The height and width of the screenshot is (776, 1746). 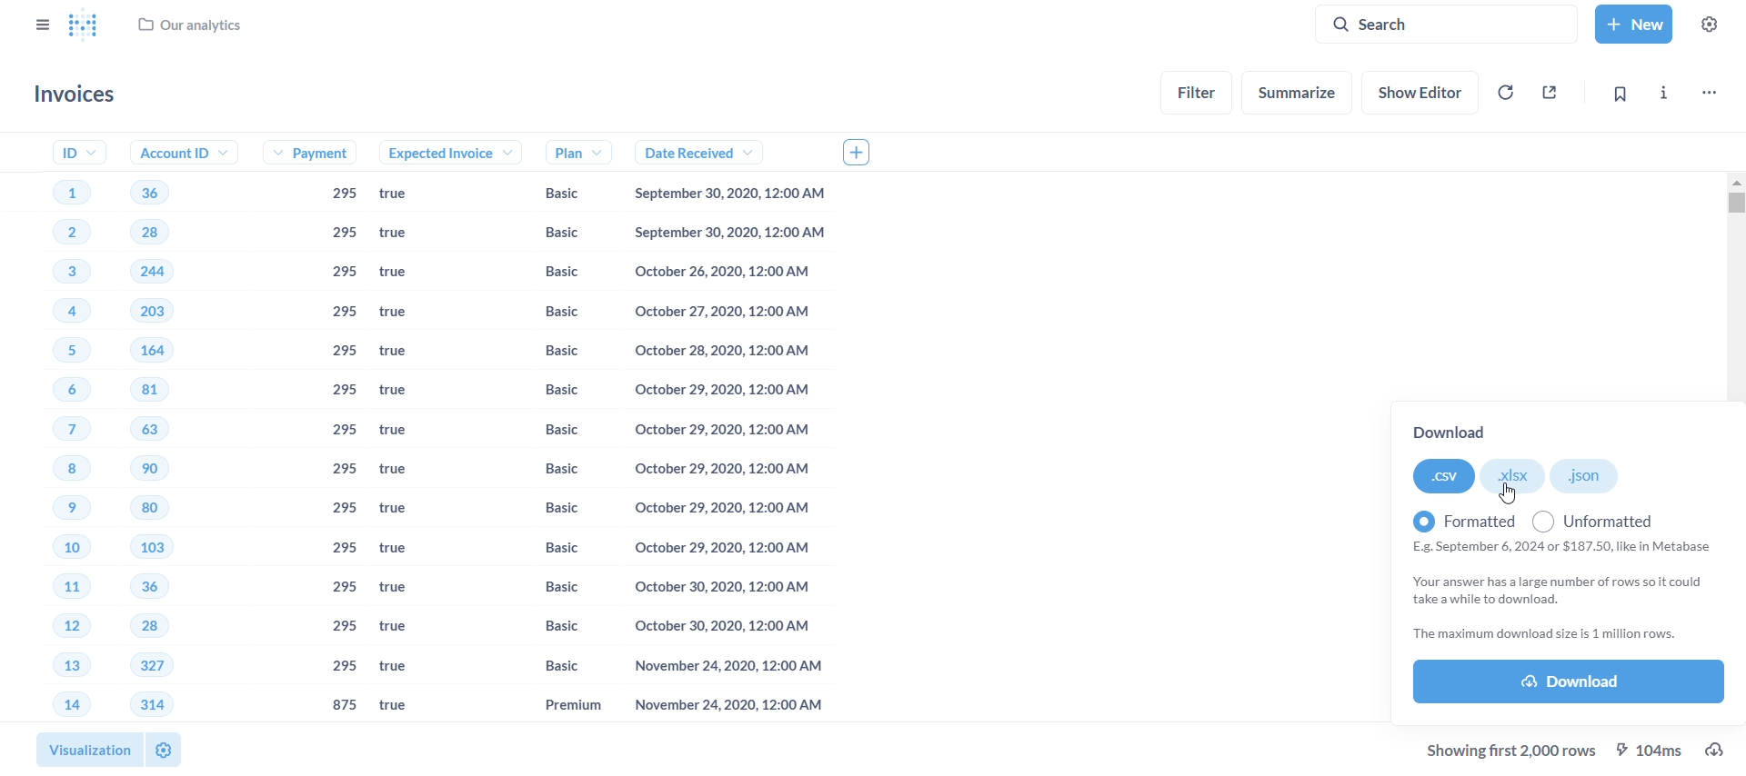 I want to click on download, so click(x=1723, y=750).